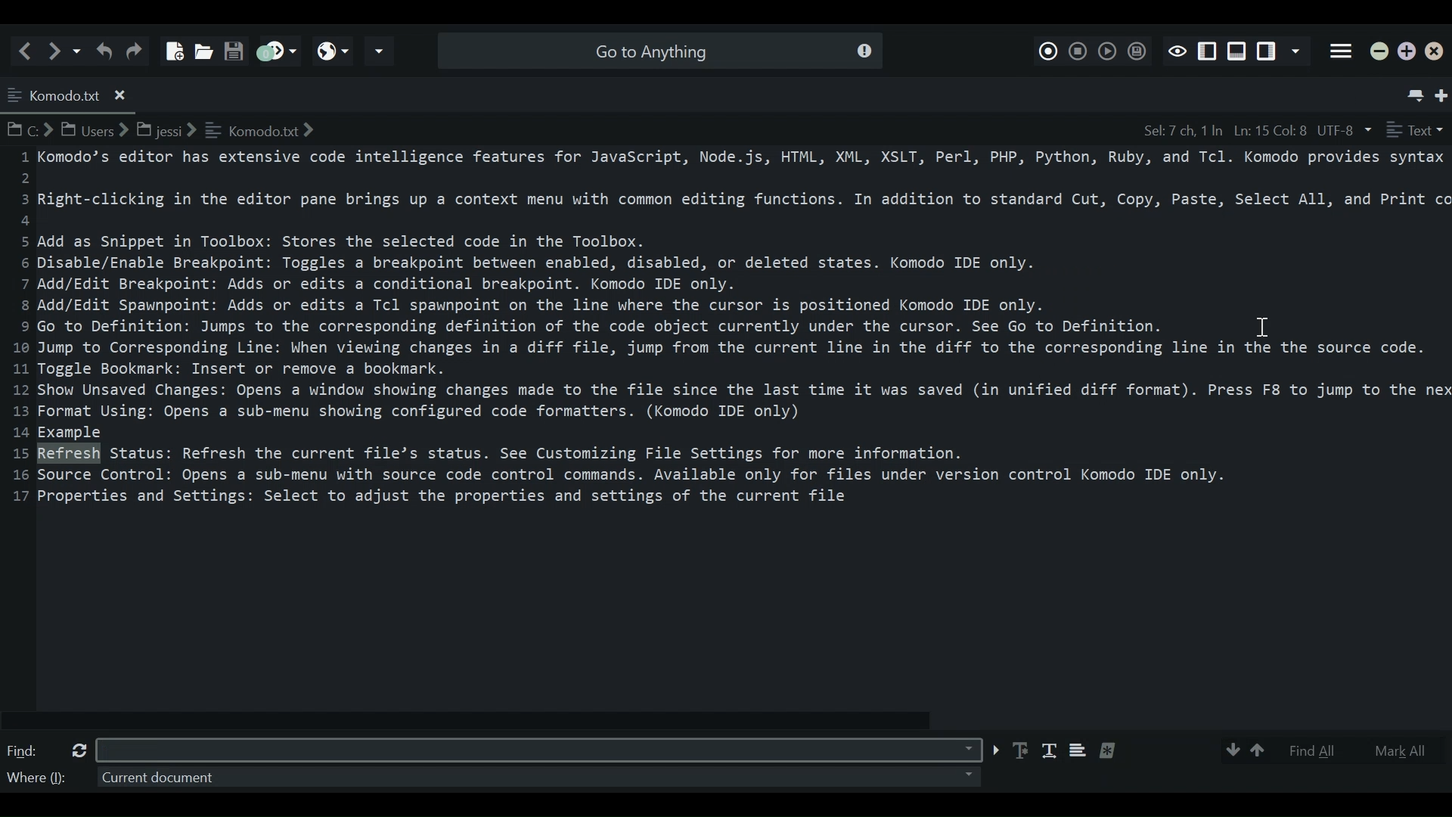 This screenshot has height=817, width=1452. I want to click on Show/Hide Pane Below, so click(1236, 51).